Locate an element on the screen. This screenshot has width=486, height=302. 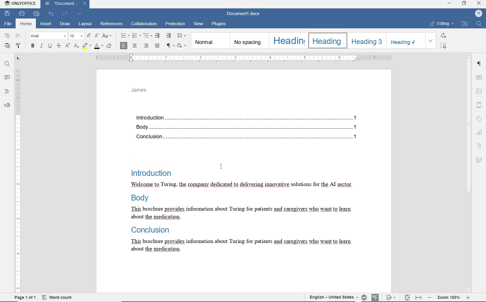
font color is located at coordinates (99, 45).